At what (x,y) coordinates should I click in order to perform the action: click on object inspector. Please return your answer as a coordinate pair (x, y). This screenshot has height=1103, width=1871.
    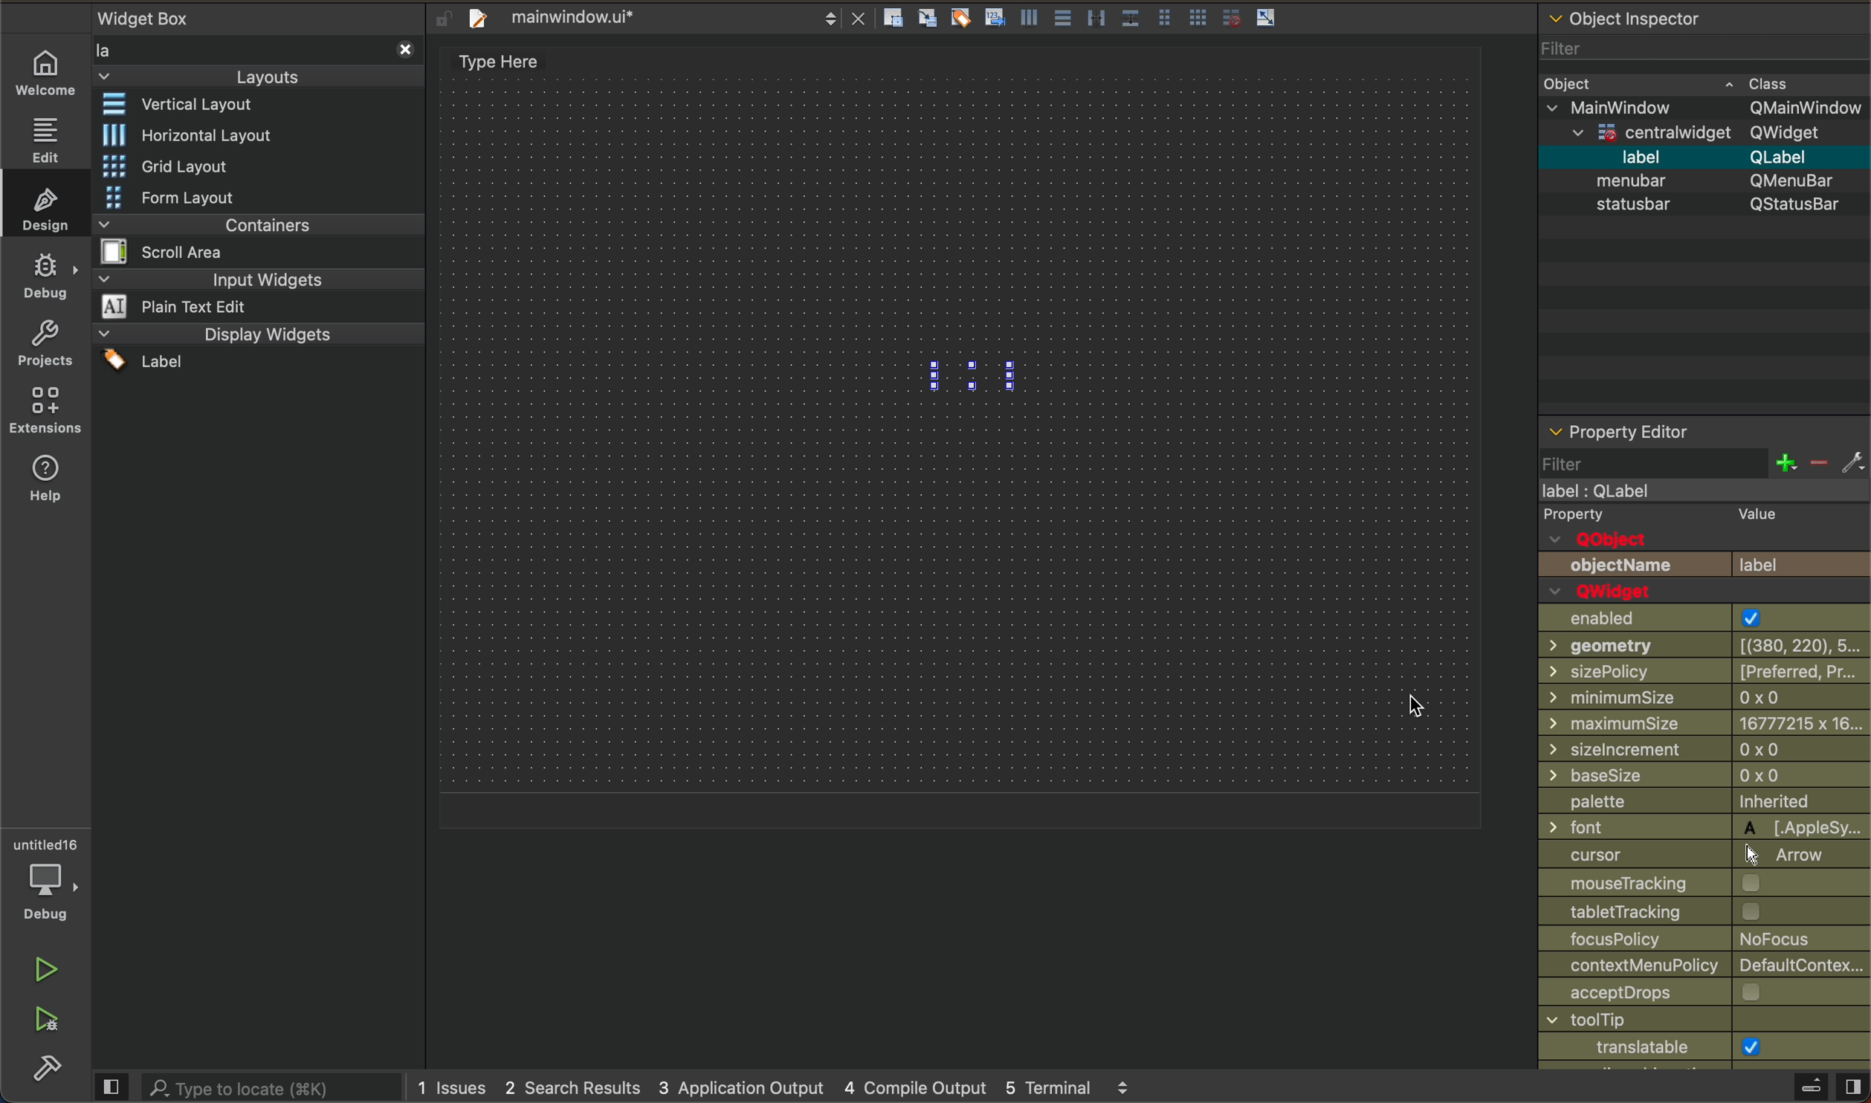
    Looking at the image, I should click on (1704, 36).